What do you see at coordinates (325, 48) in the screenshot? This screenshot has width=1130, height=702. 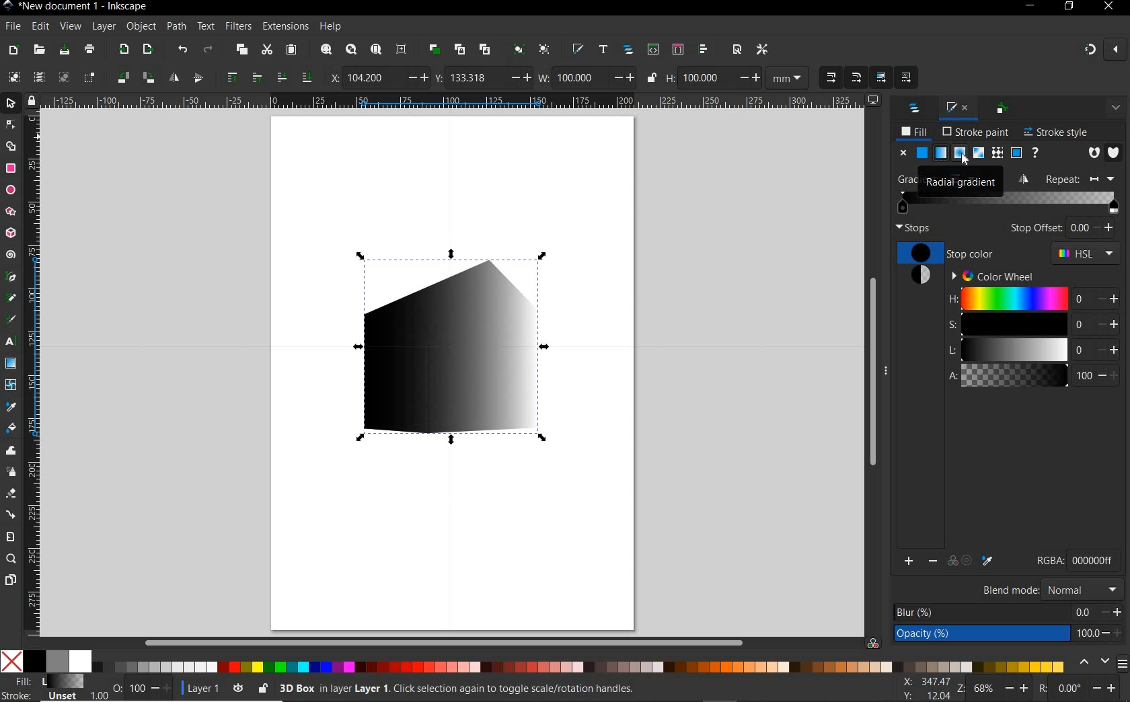 I see `ZOOM SELECTION` at bounding box center [325, 48].